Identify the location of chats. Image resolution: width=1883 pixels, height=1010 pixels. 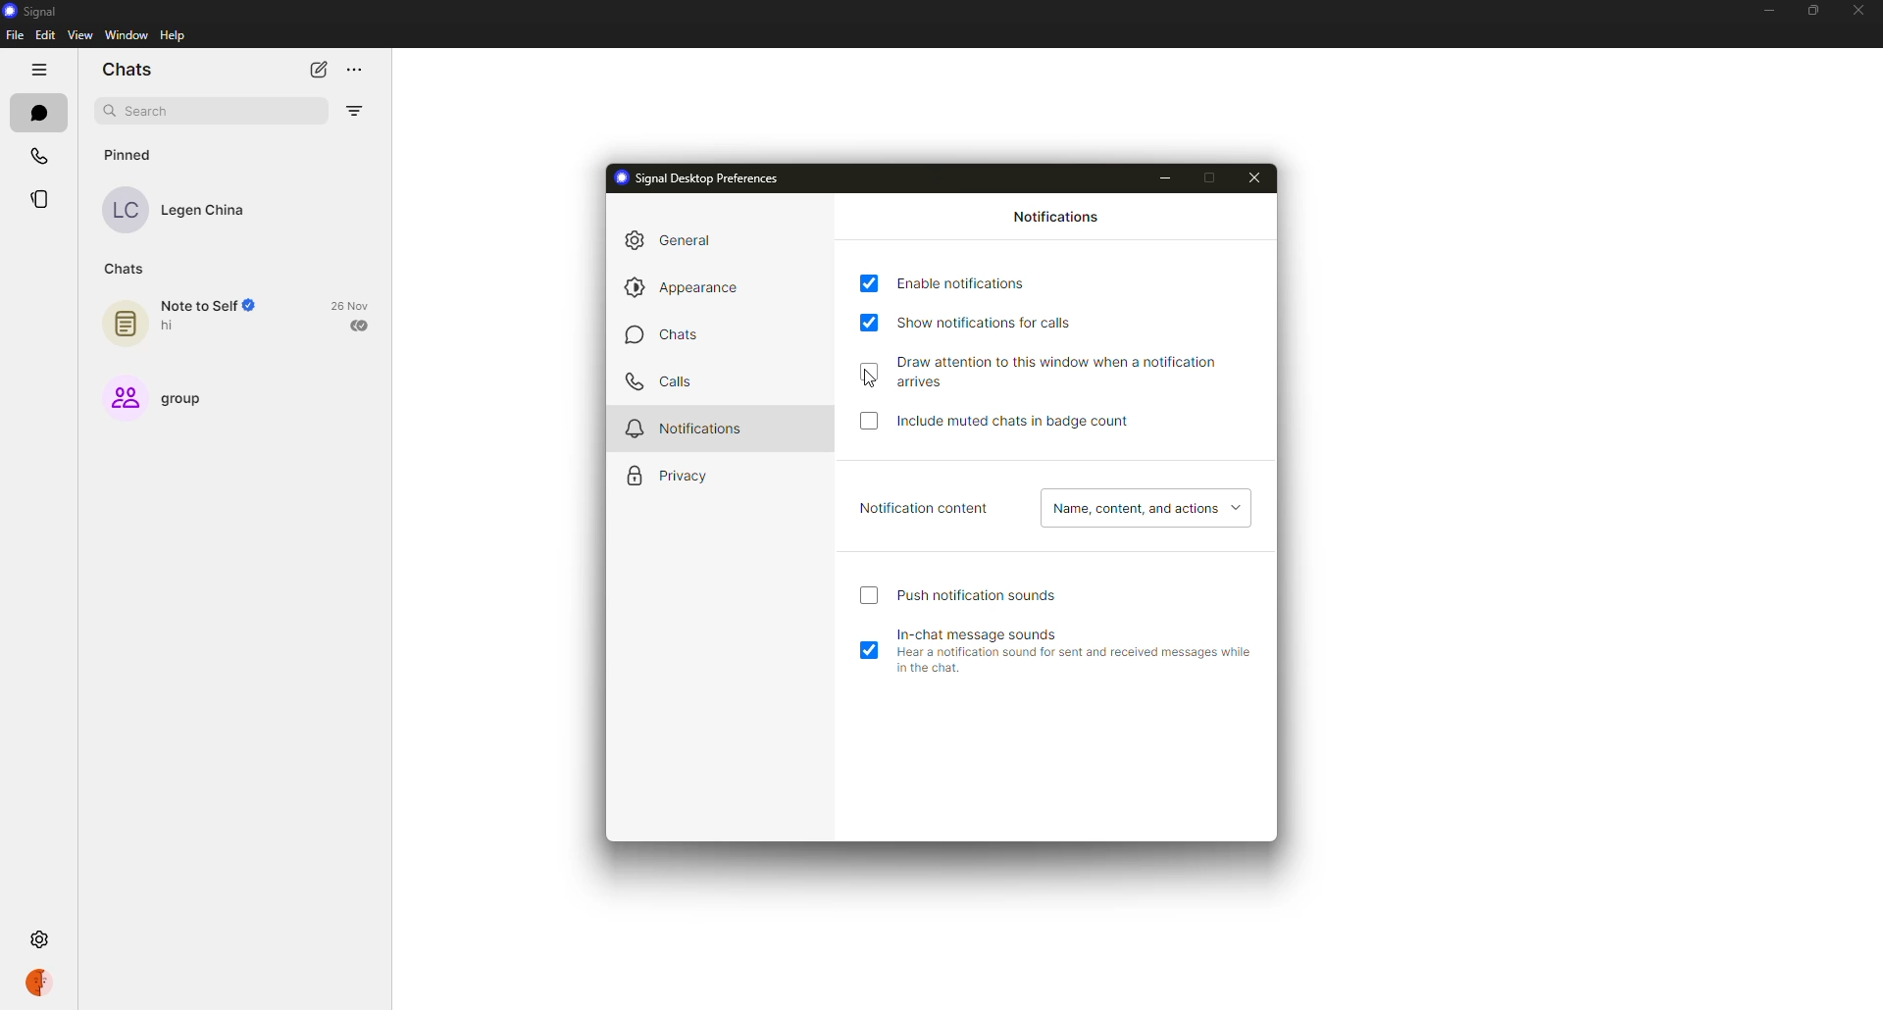
(127, 267).